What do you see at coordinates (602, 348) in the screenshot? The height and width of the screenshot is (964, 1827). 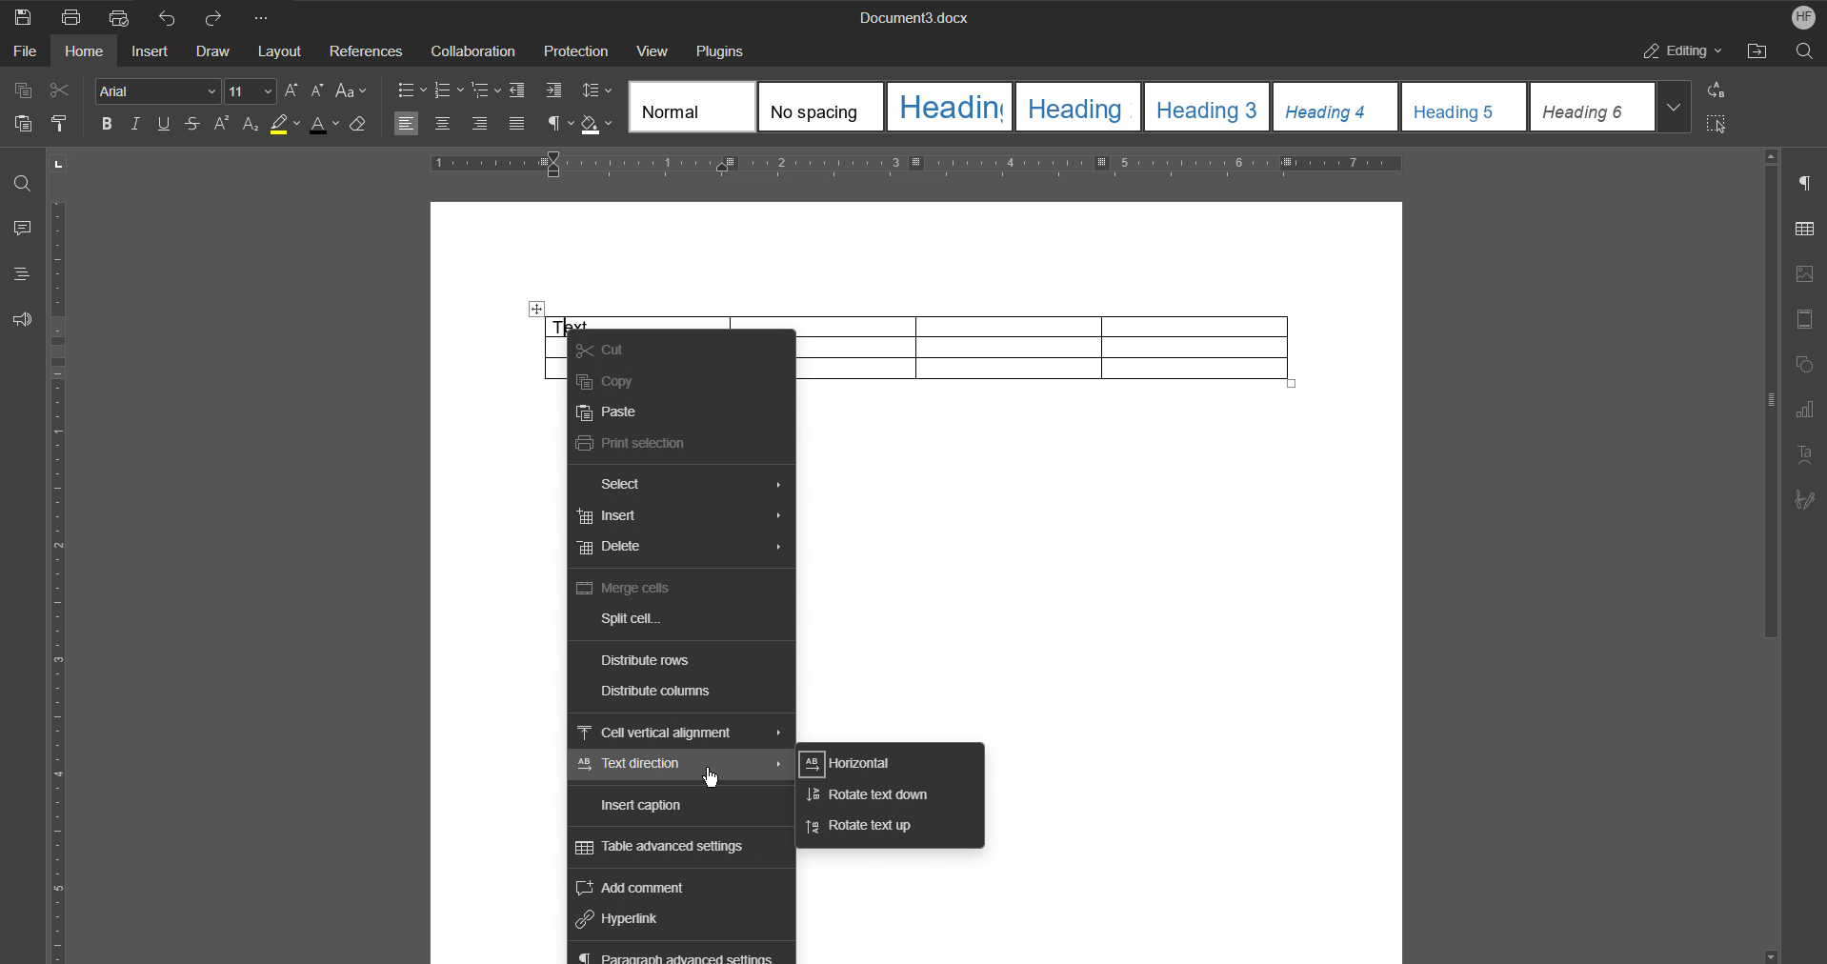 I see `Cut` at bounding box center [602, 348].